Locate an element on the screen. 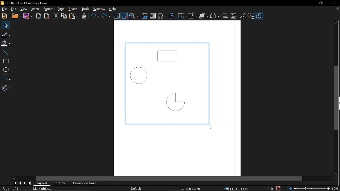  close tab is located at coordinates (338, 10).